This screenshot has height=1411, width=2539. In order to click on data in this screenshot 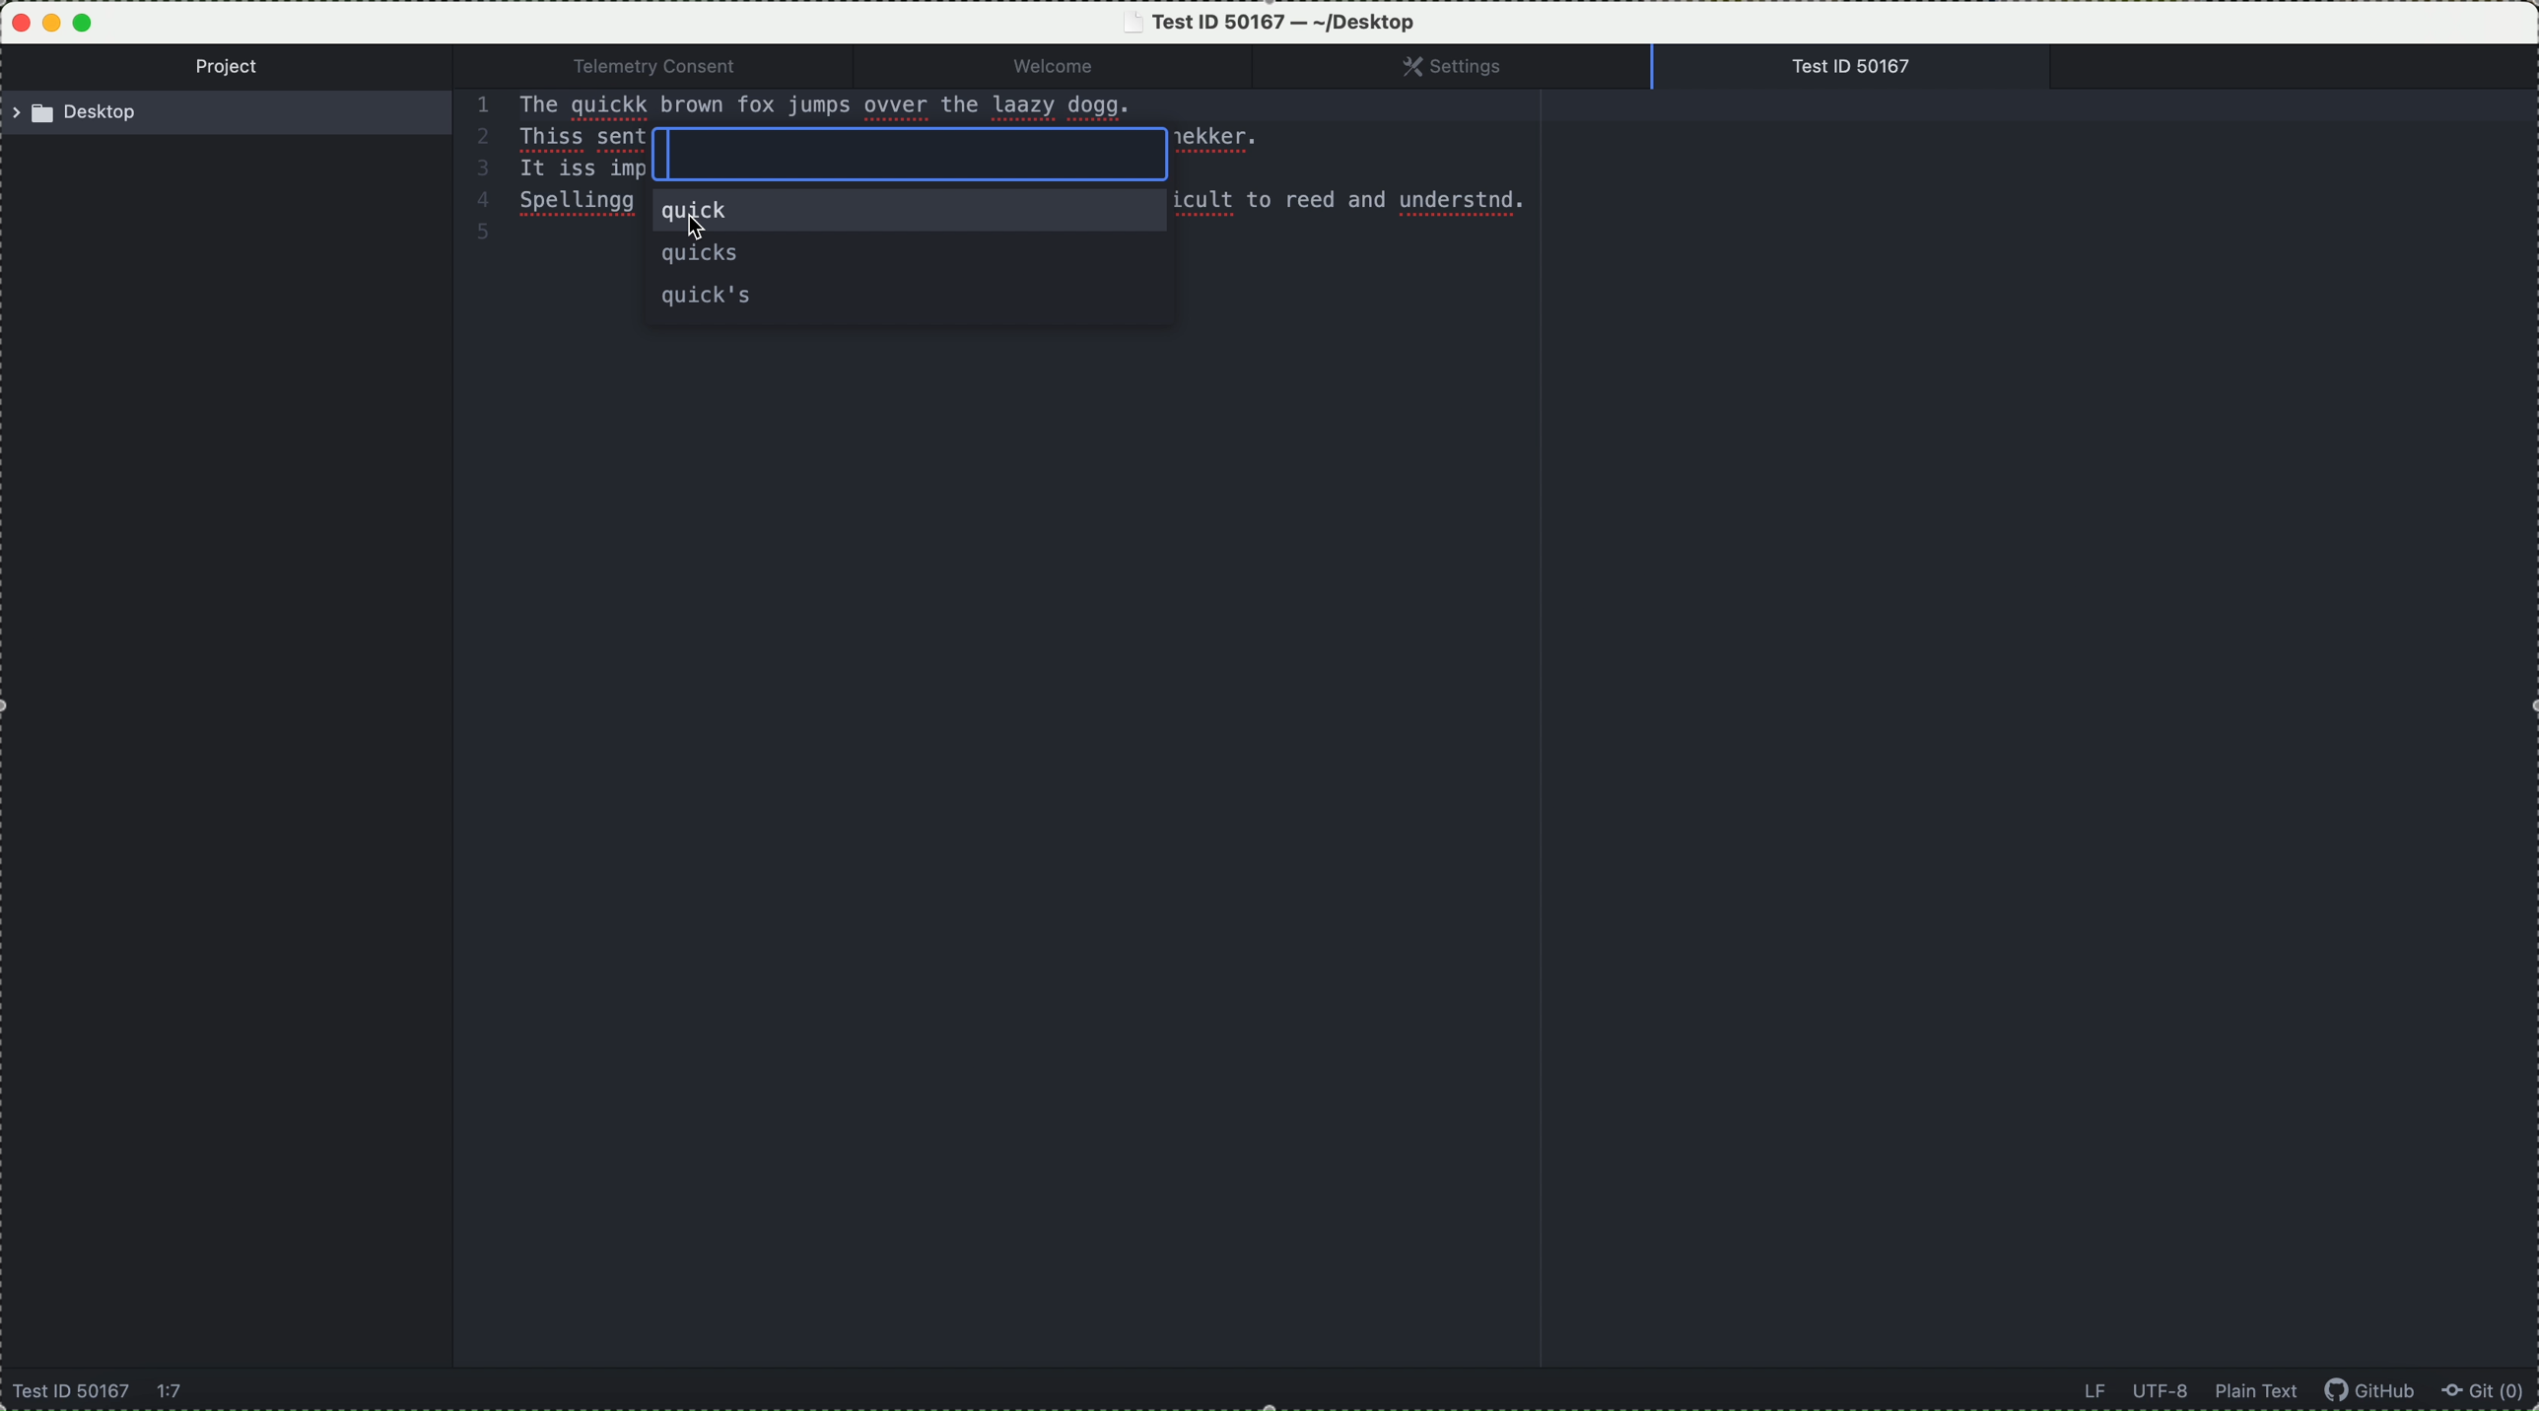, I will do `click(2188, 1392)`.